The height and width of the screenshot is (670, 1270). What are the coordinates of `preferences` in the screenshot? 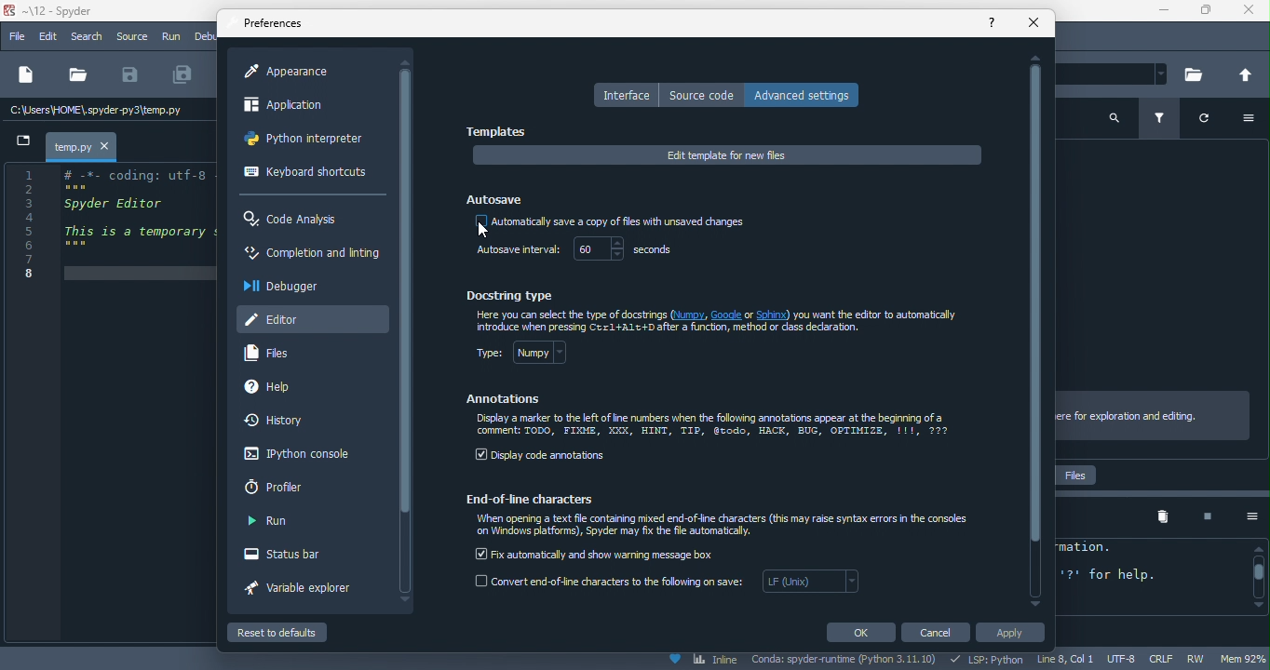 It's located at (276, 24).